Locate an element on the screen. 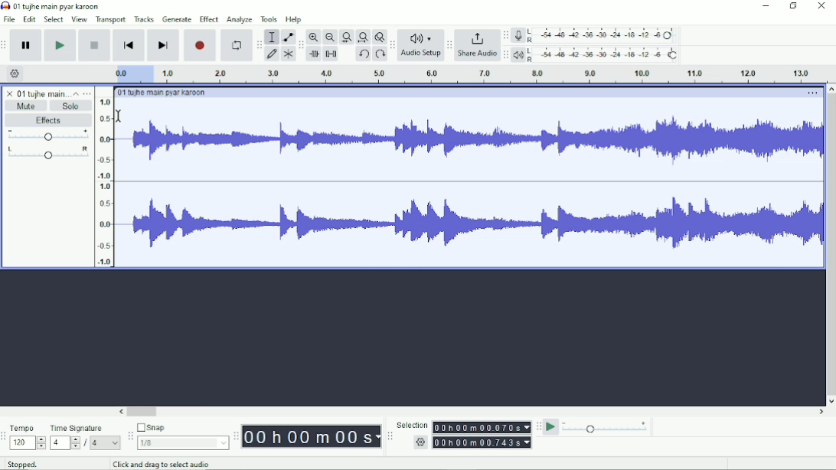 Image resolution: width=836 pixels, height=470 pixels. Audacity playback meter toolbar is located at coordinates (505, 54).